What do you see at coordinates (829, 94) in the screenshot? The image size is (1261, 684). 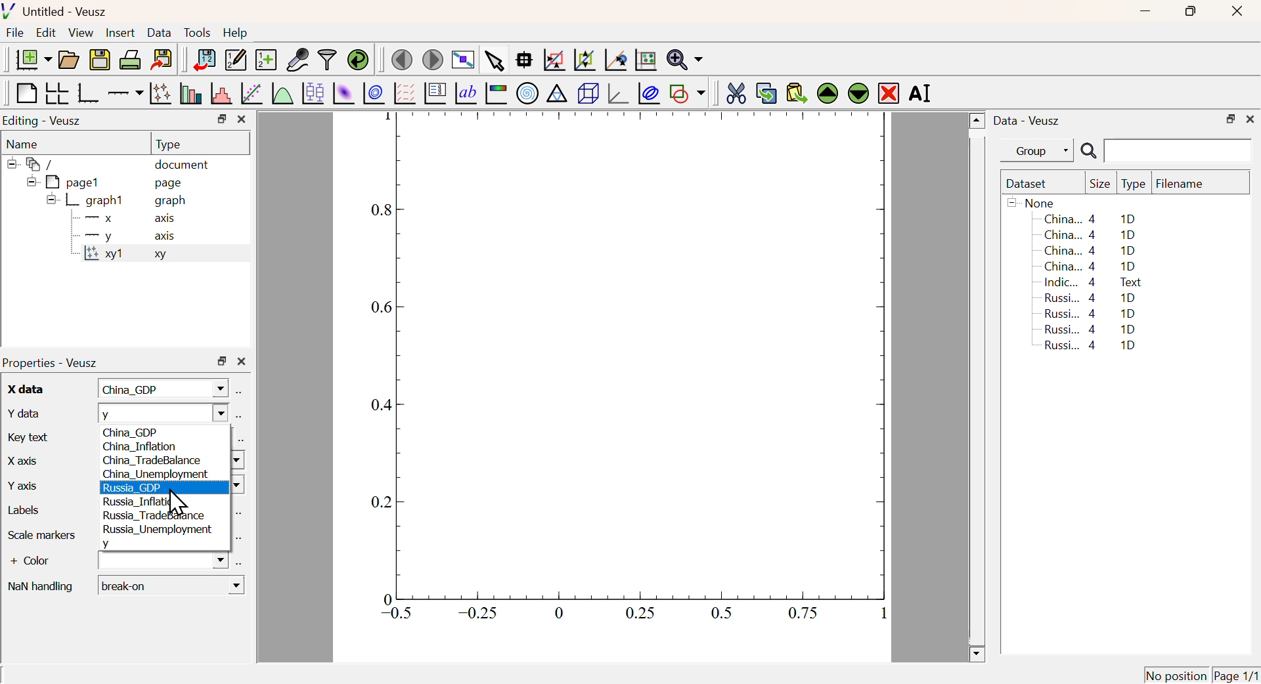 I see `Move Up` at bounding box center [829, 94].